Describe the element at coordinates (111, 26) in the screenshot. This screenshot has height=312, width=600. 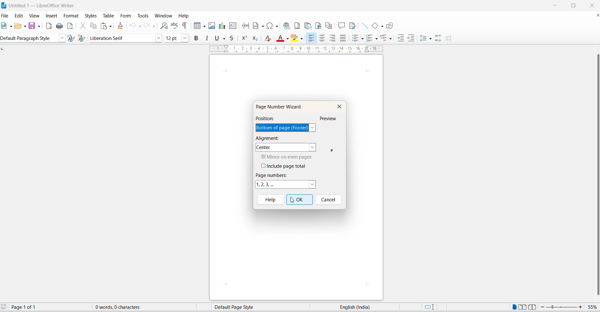
I see `paste options` at that location.